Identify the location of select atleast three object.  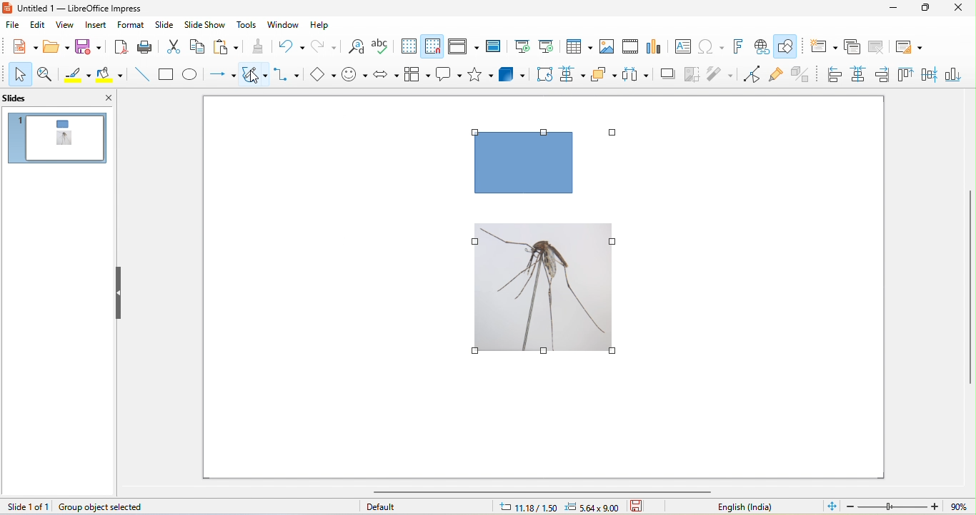
(636, 75).